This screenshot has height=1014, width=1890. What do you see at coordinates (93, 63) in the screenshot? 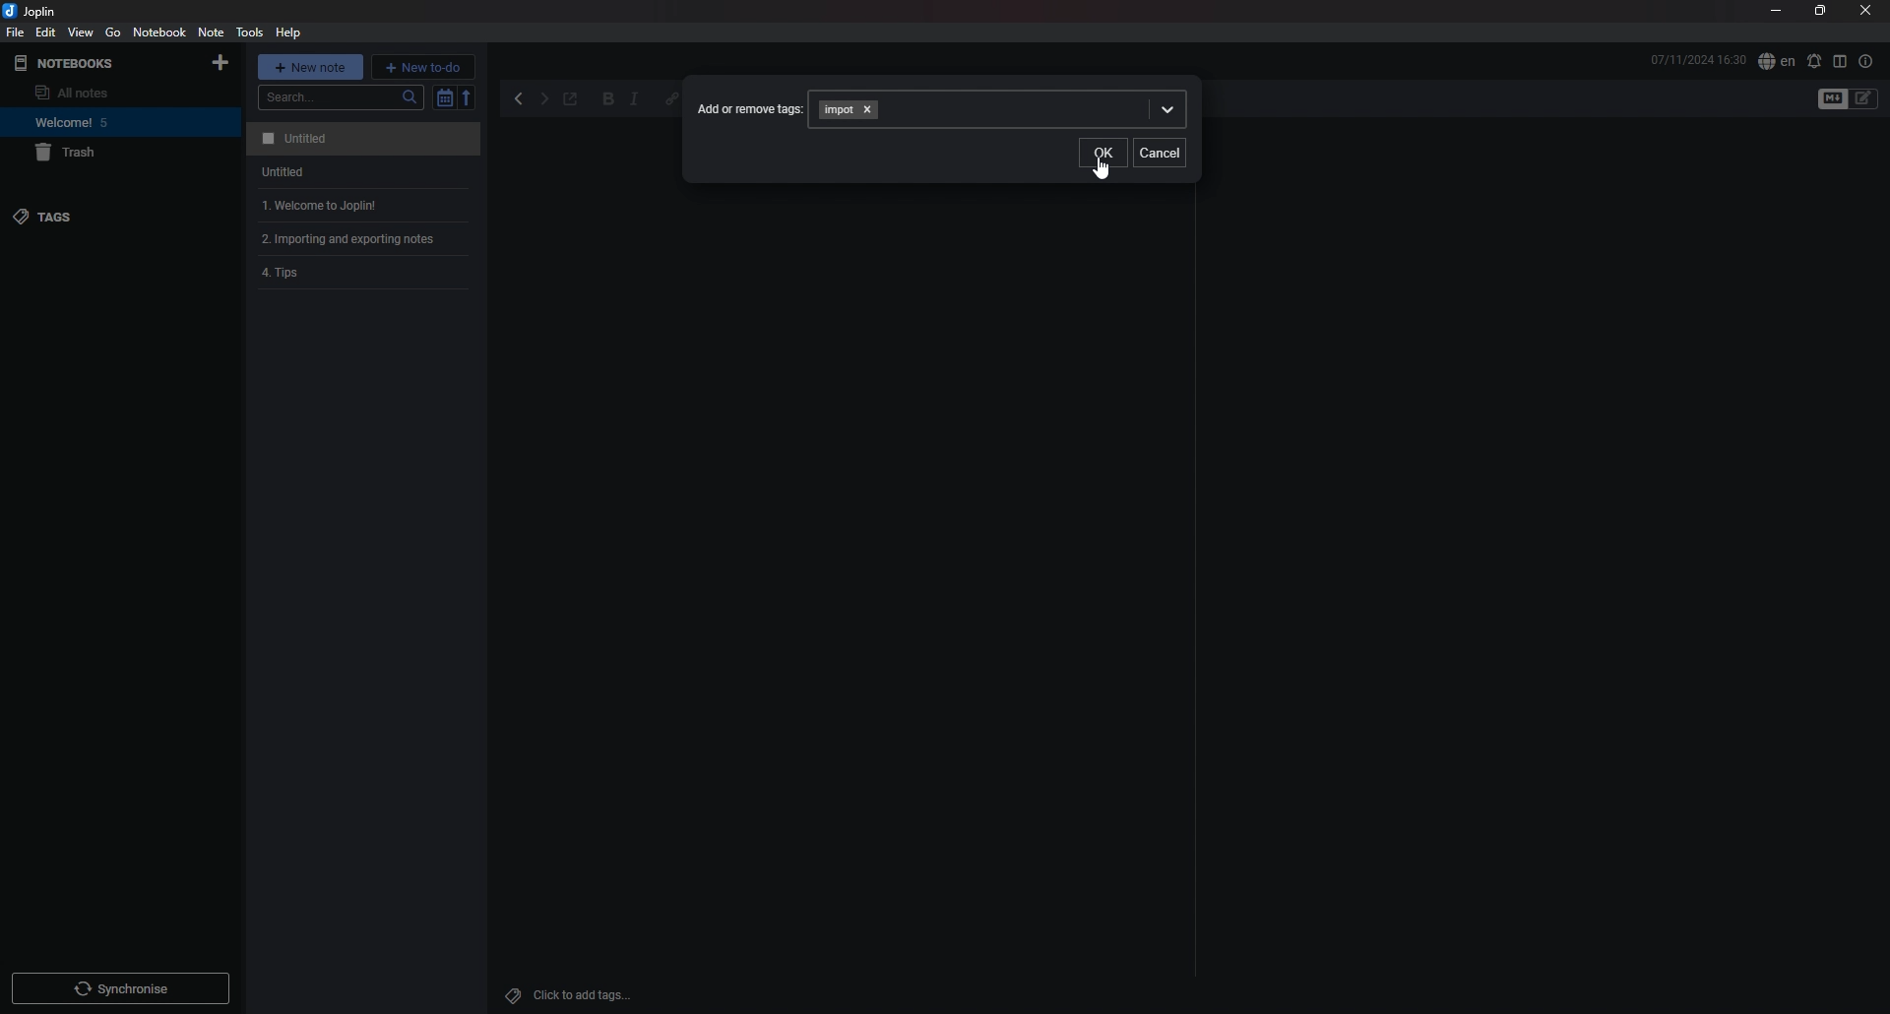
I see `notebooks` at bounding box center [93, 63].